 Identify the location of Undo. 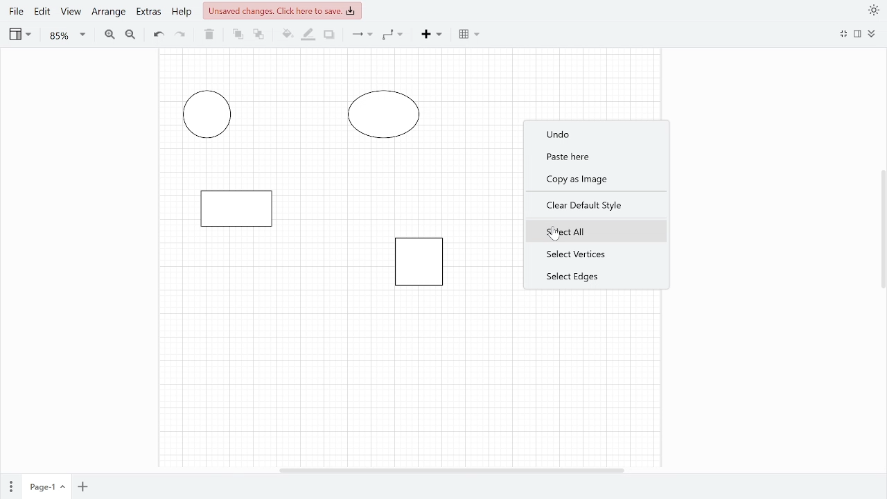
(592, 135).